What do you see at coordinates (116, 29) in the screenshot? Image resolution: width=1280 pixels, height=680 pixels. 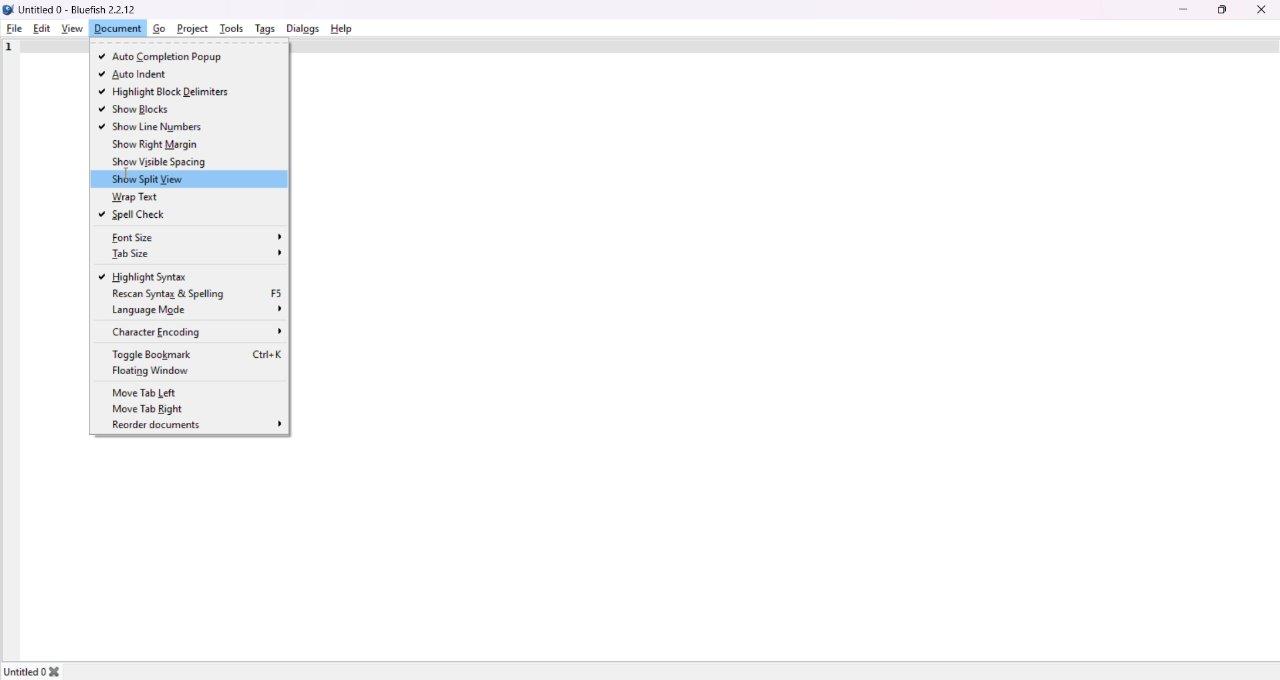 I see `document menu selected` at bounding box center [116, 29].